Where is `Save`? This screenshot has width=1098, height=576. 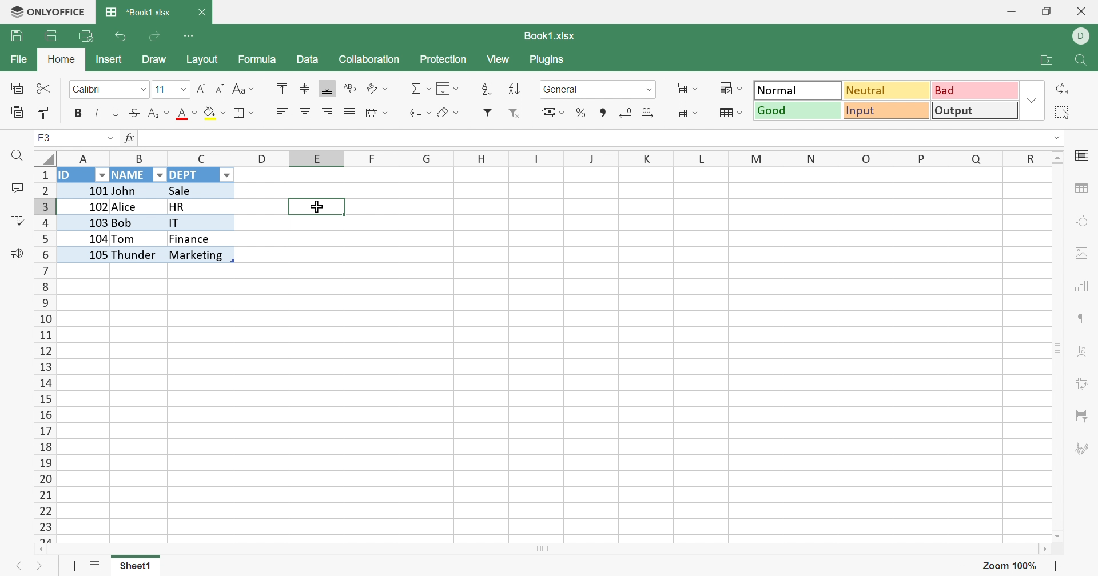 Save is located at coordinates (17, 36).